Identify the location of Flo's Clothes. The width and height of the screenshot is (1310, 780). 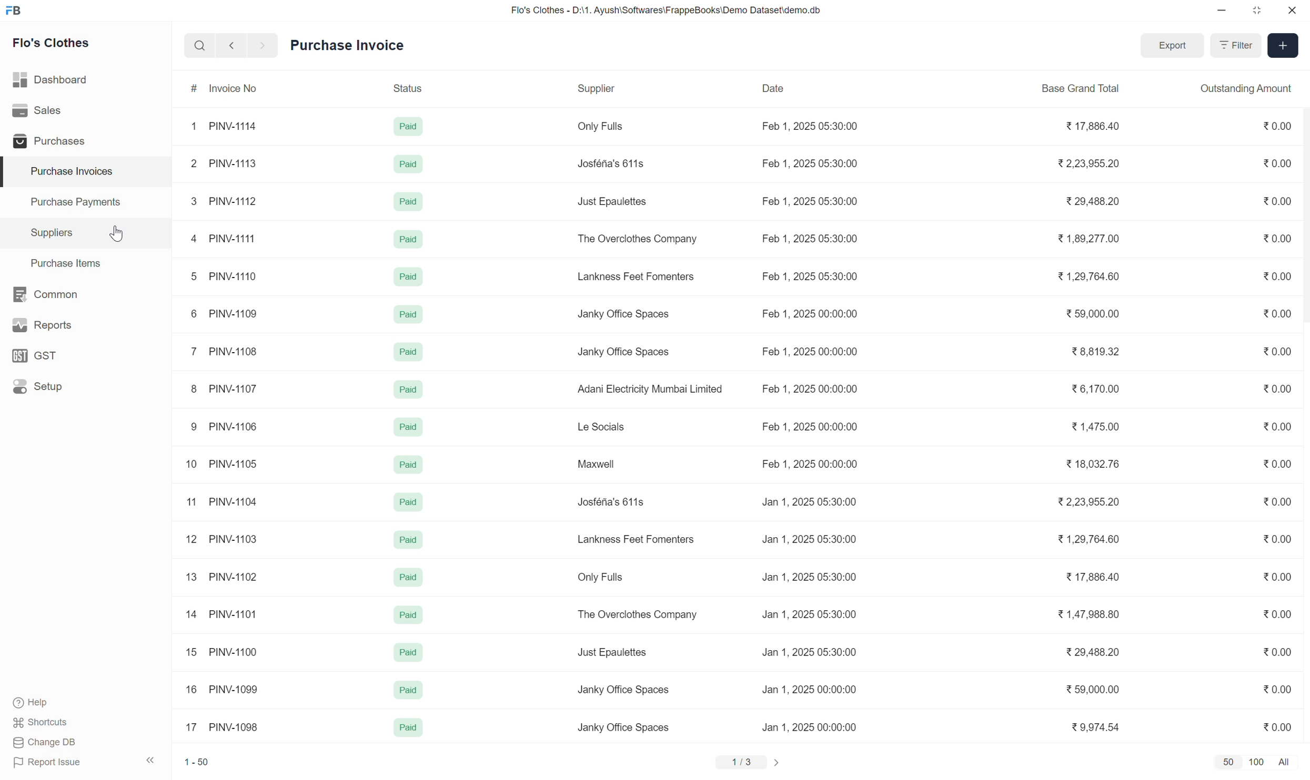
(51, 42).